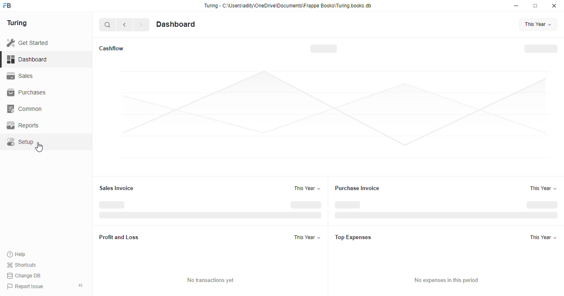 The image size is (564, 296). Describe the element at coordinates (446, 280) in the screenshot. I see `No expenses in this period` at that location.